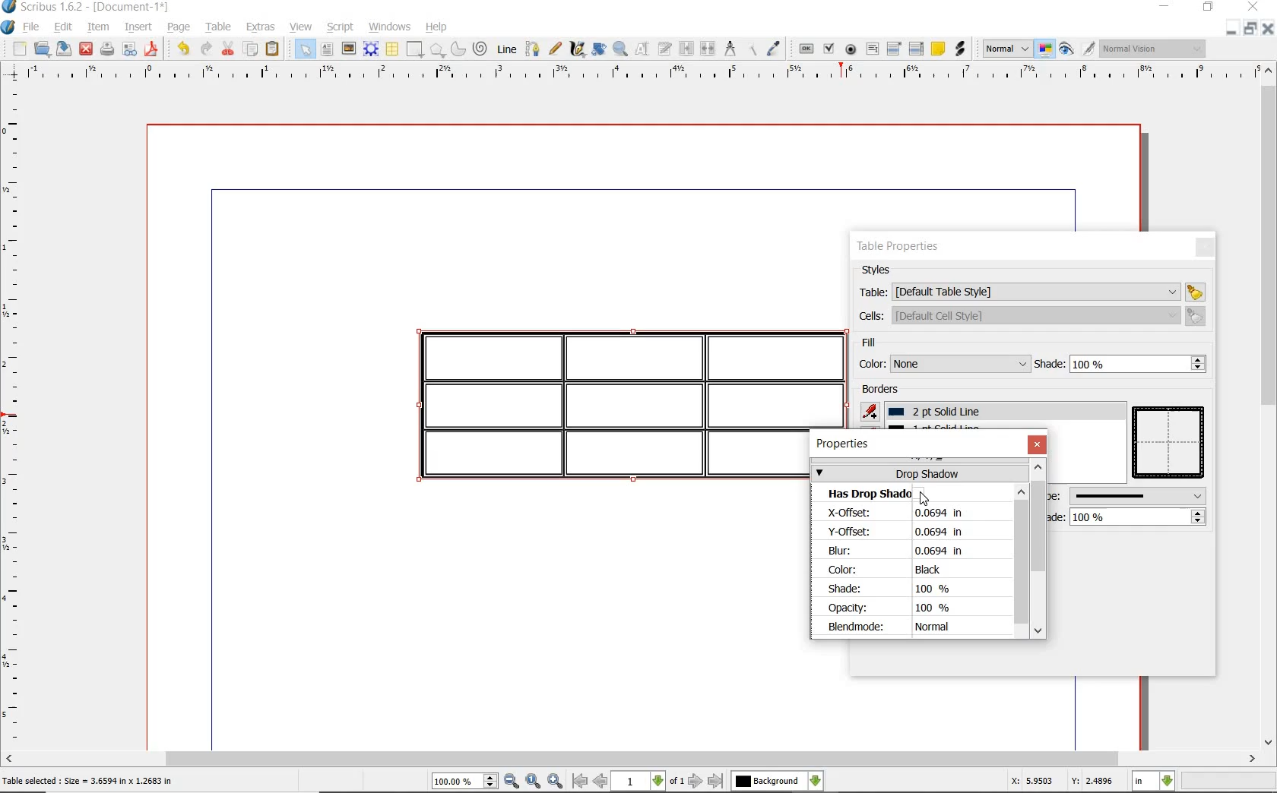 The width and height of the screenshot is (1277, 793). Describe the element at coordinates (778, 779) in the screenshot. I see `select the current layer` at that location.